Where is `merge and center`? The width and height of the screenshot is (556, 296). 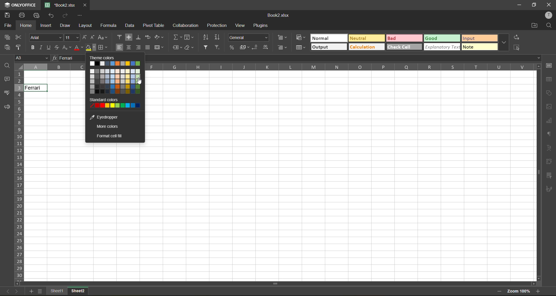 merge and center is located at coordinates (158, 48).